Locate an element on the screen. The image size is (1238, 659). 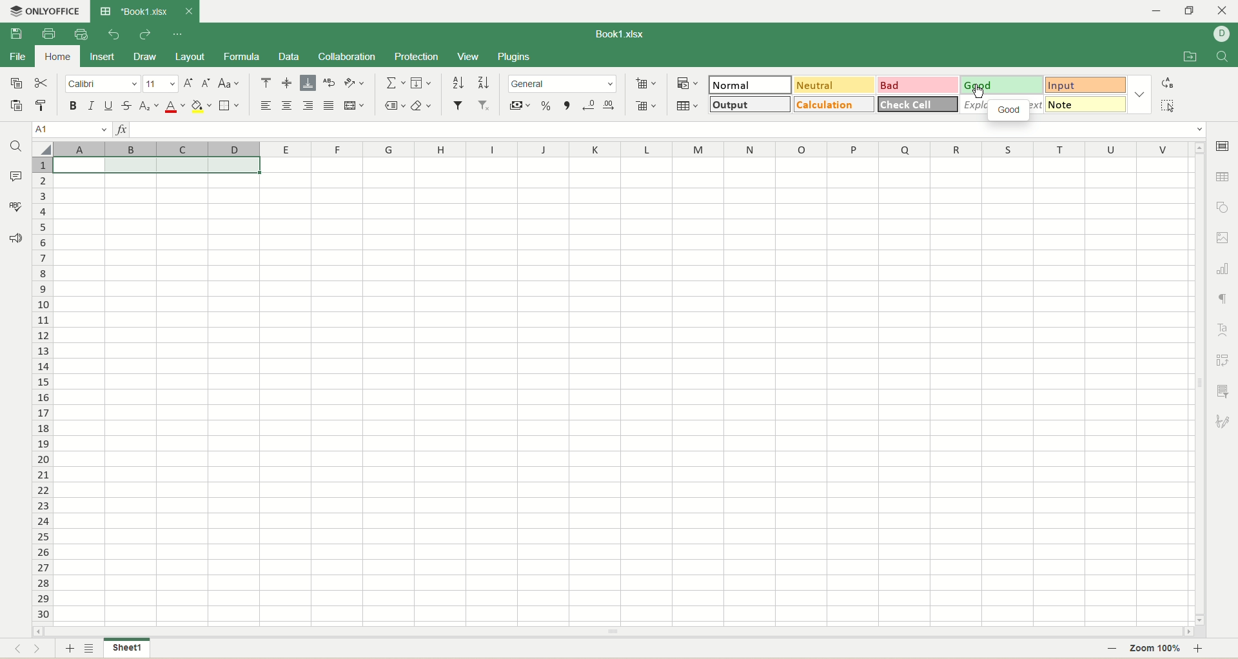
clear is located at coordinates (421, 105).